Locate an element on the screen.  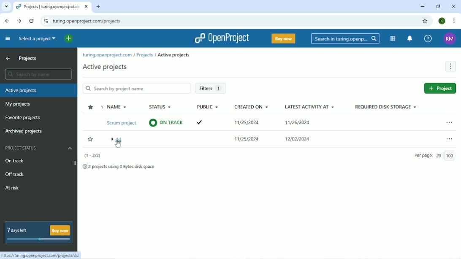
Close is located at coordinates (453, 6).